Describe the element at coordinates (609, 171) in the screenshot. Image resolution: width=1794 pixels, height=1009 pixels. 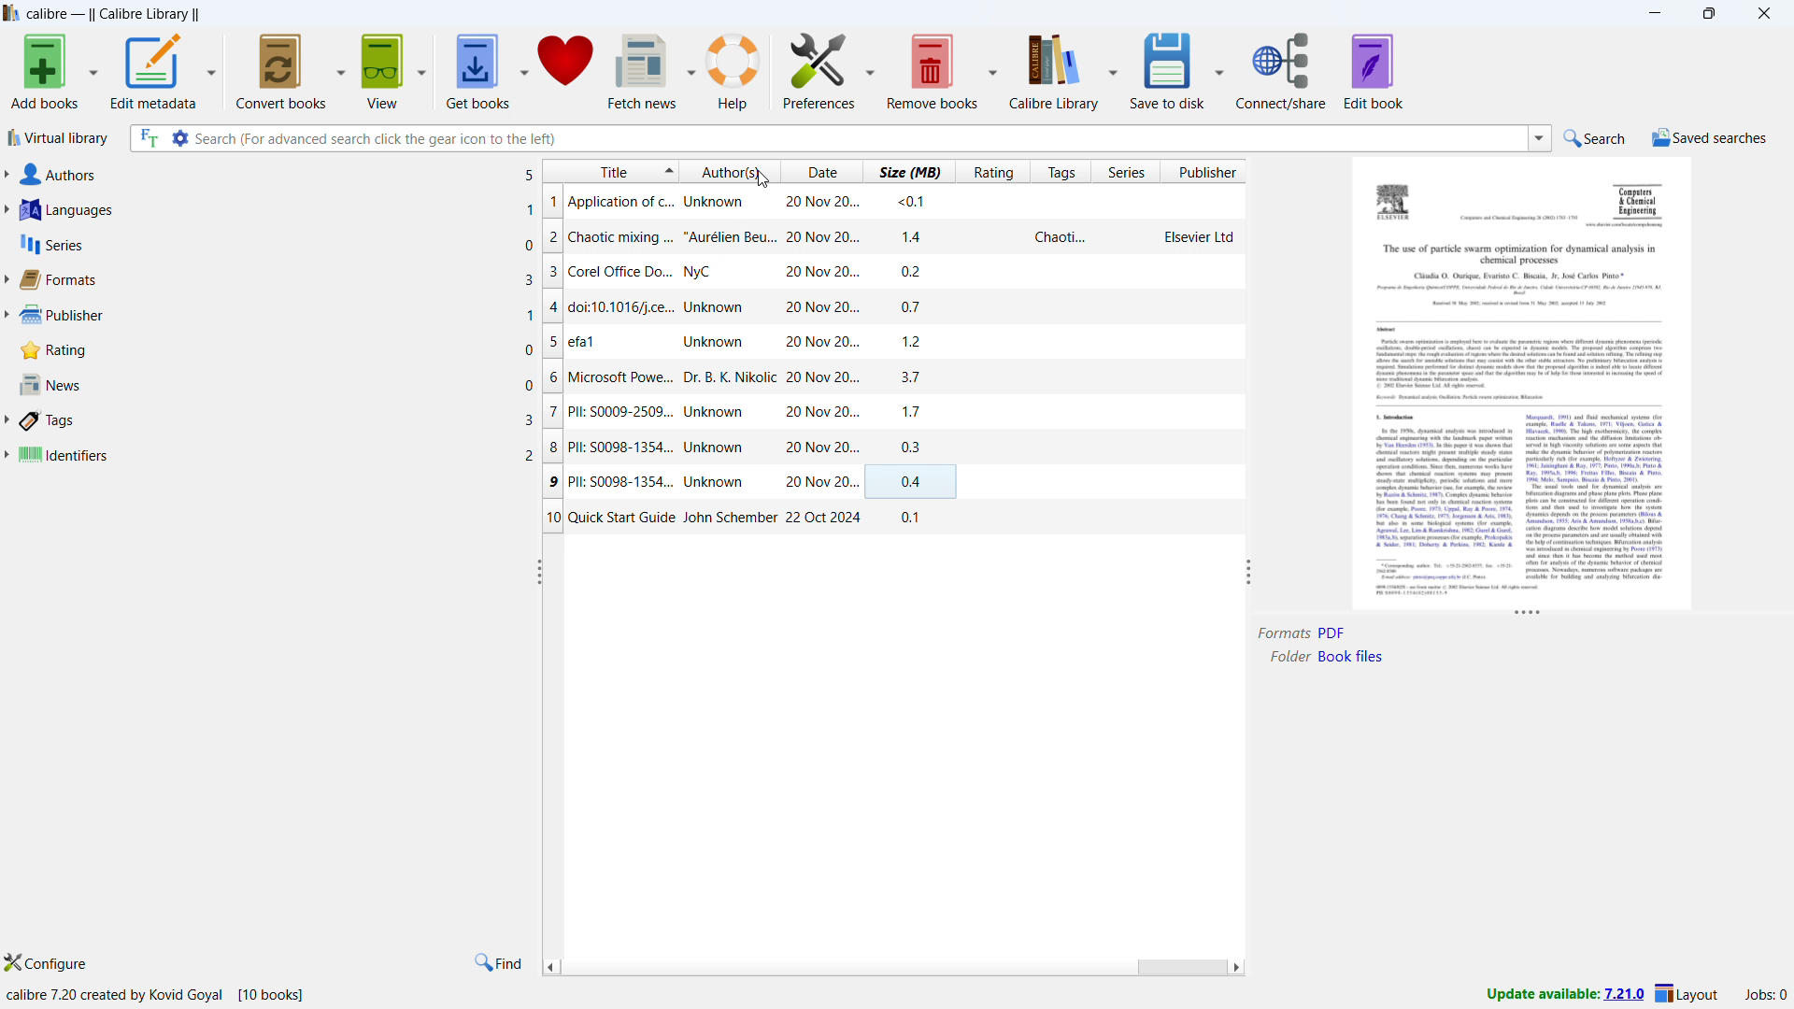
I see `sort by title` at that location.